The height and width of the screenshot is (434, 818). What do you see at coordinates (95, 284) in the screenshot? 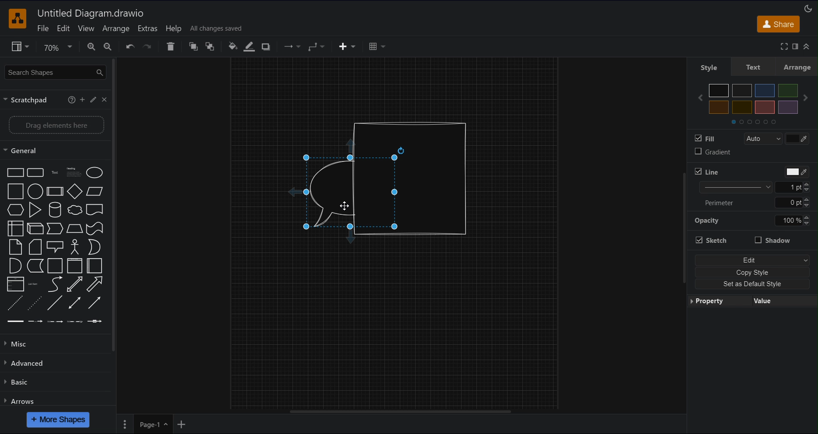
I see `Arrow` at bounding box center [95, 284].